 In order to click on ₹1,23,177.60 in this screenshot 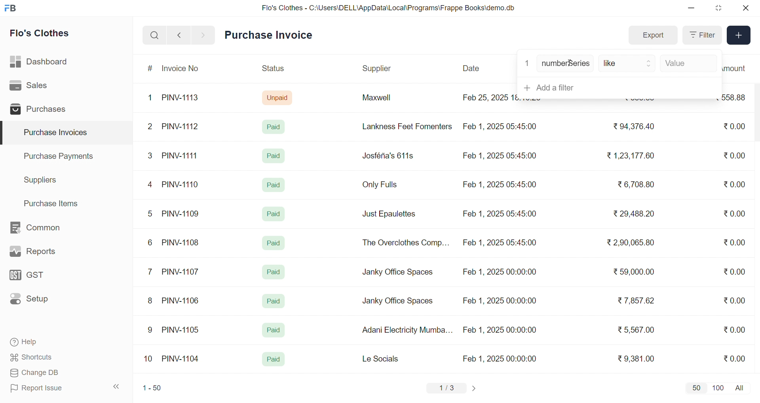, I will do `click(629, 155)`.